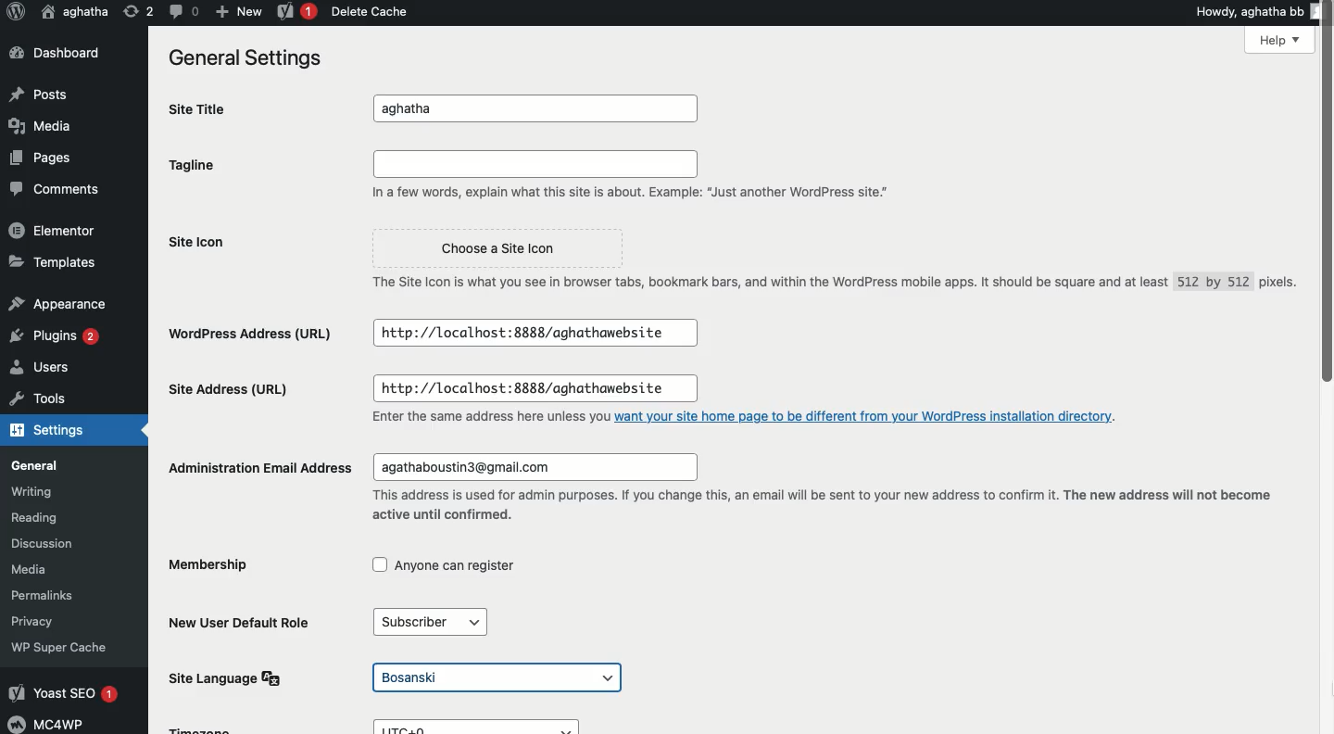 This screenshot has width=1334, height=734. I want to click on Comments, so click(50, 186).